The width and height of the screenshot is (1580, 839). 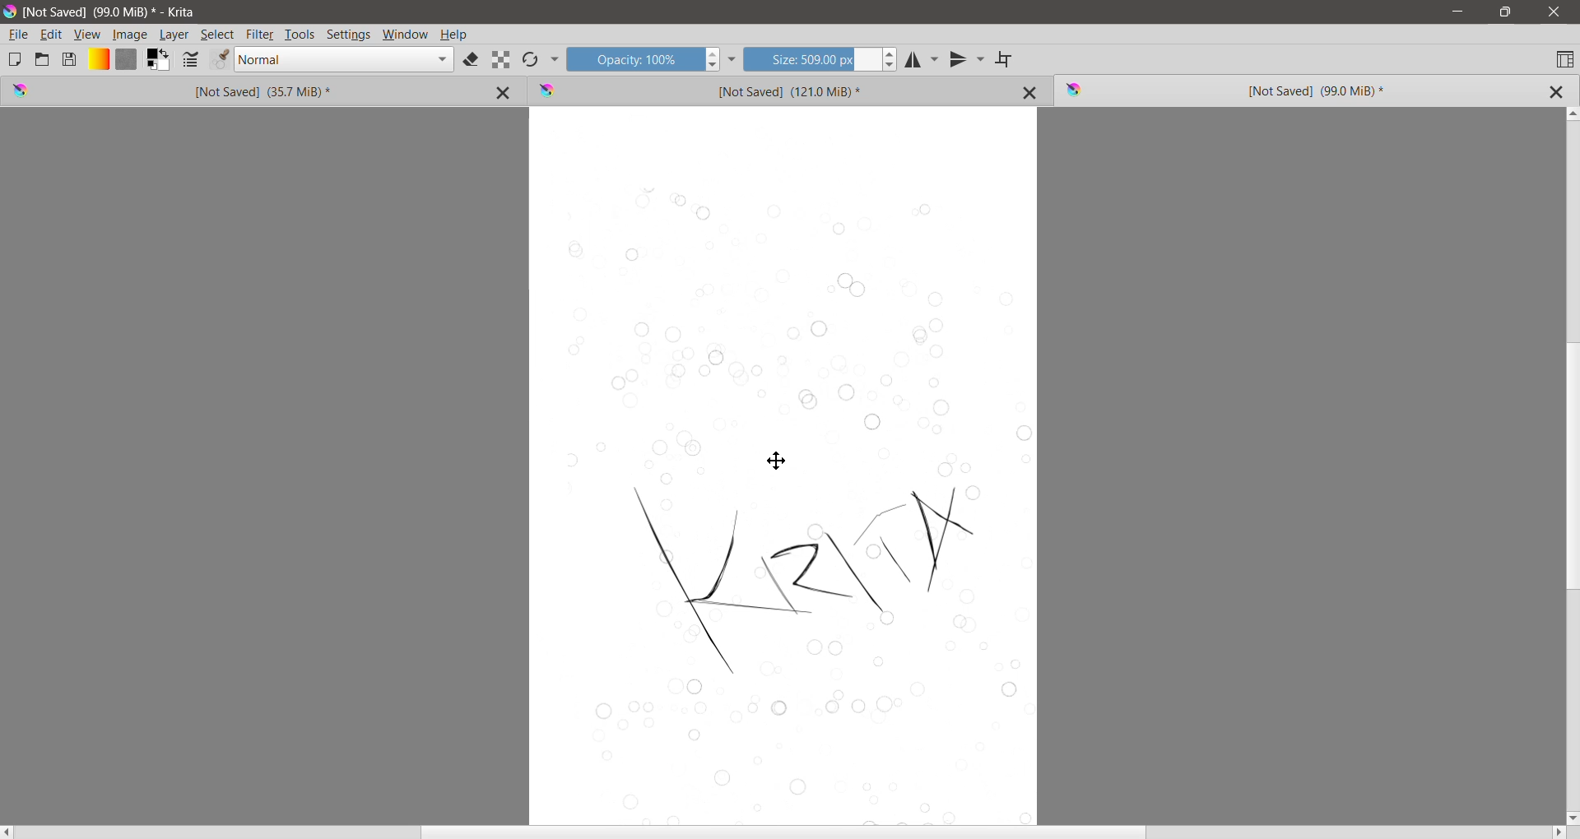 I want to click on View, so click(x=87, y=35).